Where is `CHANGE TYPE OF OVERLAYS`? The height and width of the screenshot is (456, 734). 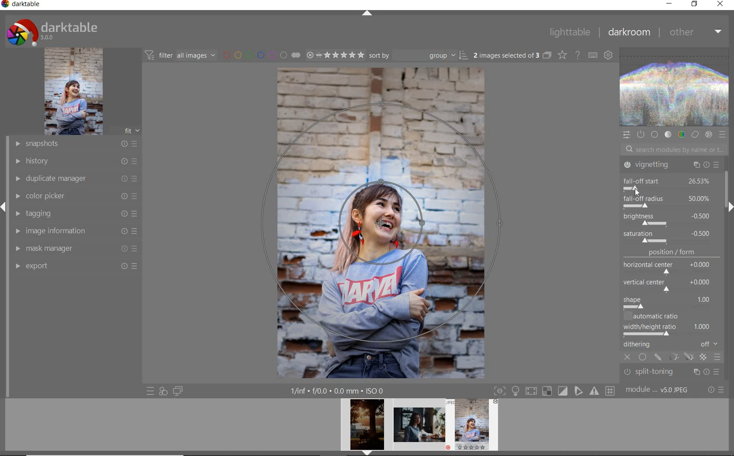
CHANGE TYPE OF OVERLAYS is located at coordinates (562, 55).